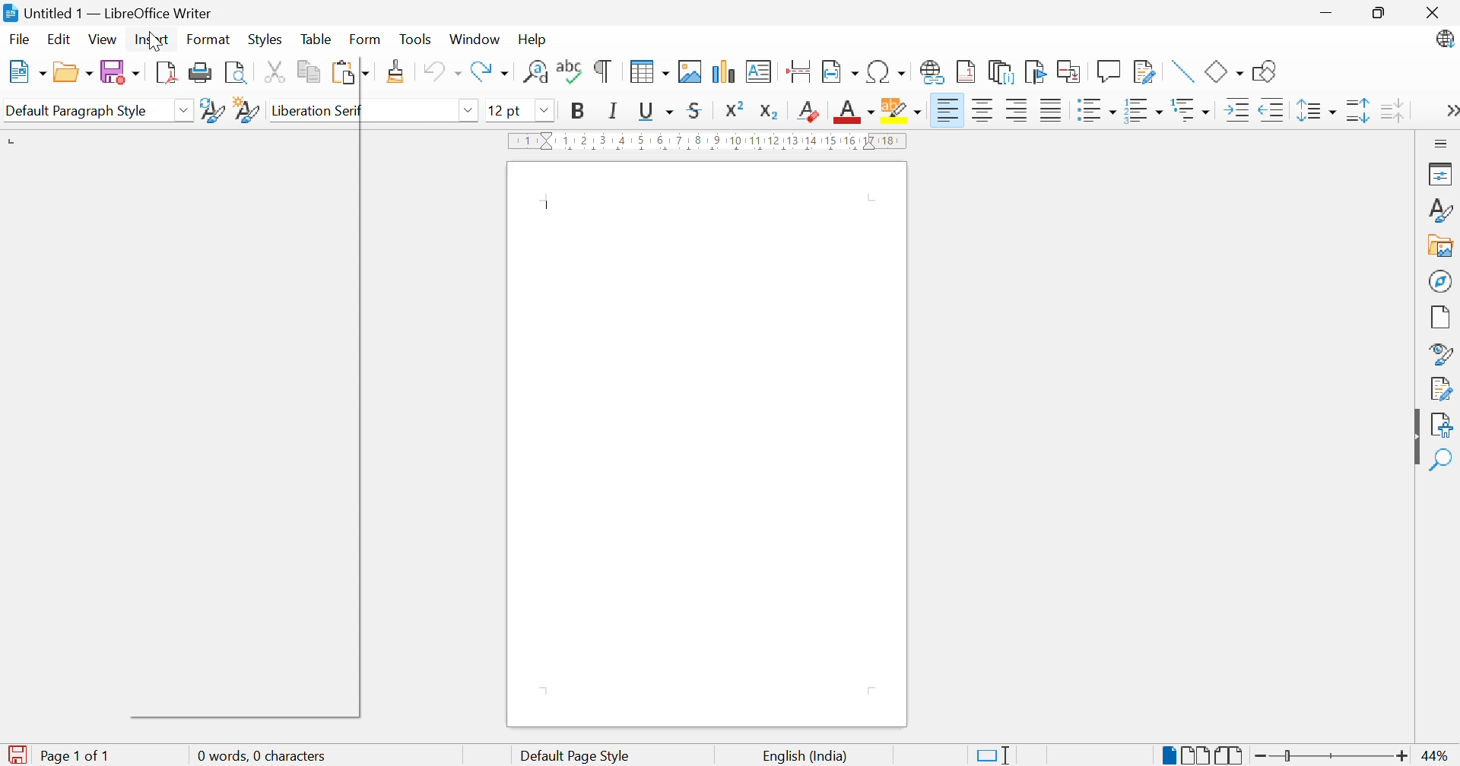 Image resolution: width=1460 pixels, height=766 pixels. I want to click on Character highlighting color, so click(903, 110).